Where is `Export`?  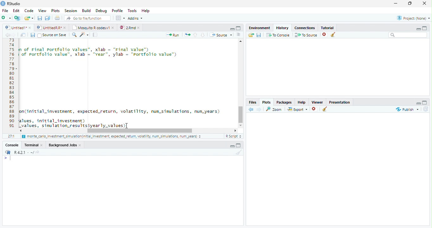
Export is located at coordinates (297, 109).